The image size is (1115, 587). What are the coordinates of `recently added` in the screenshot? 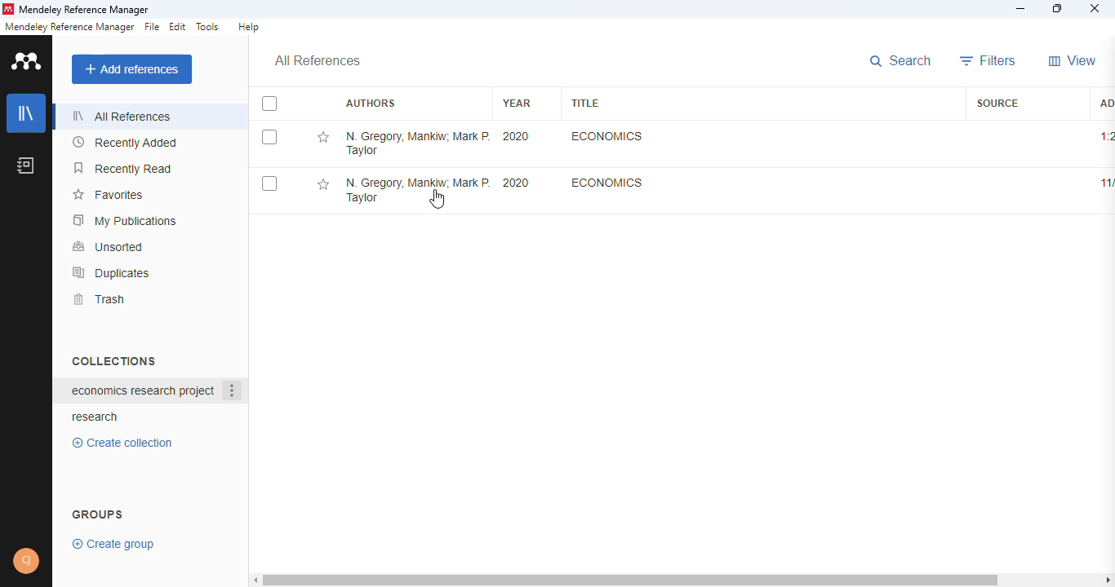 It's located at (126, 143).